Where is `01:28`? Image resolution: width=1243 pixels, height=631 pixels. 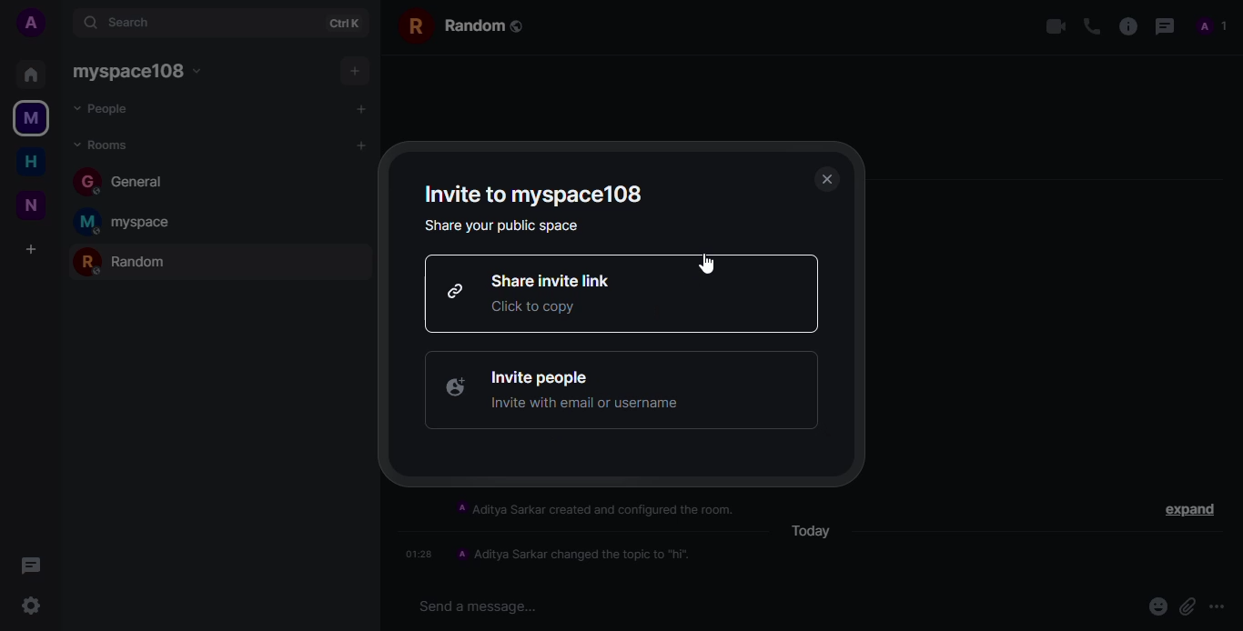 01:28 is located at coordinates (416, 554).